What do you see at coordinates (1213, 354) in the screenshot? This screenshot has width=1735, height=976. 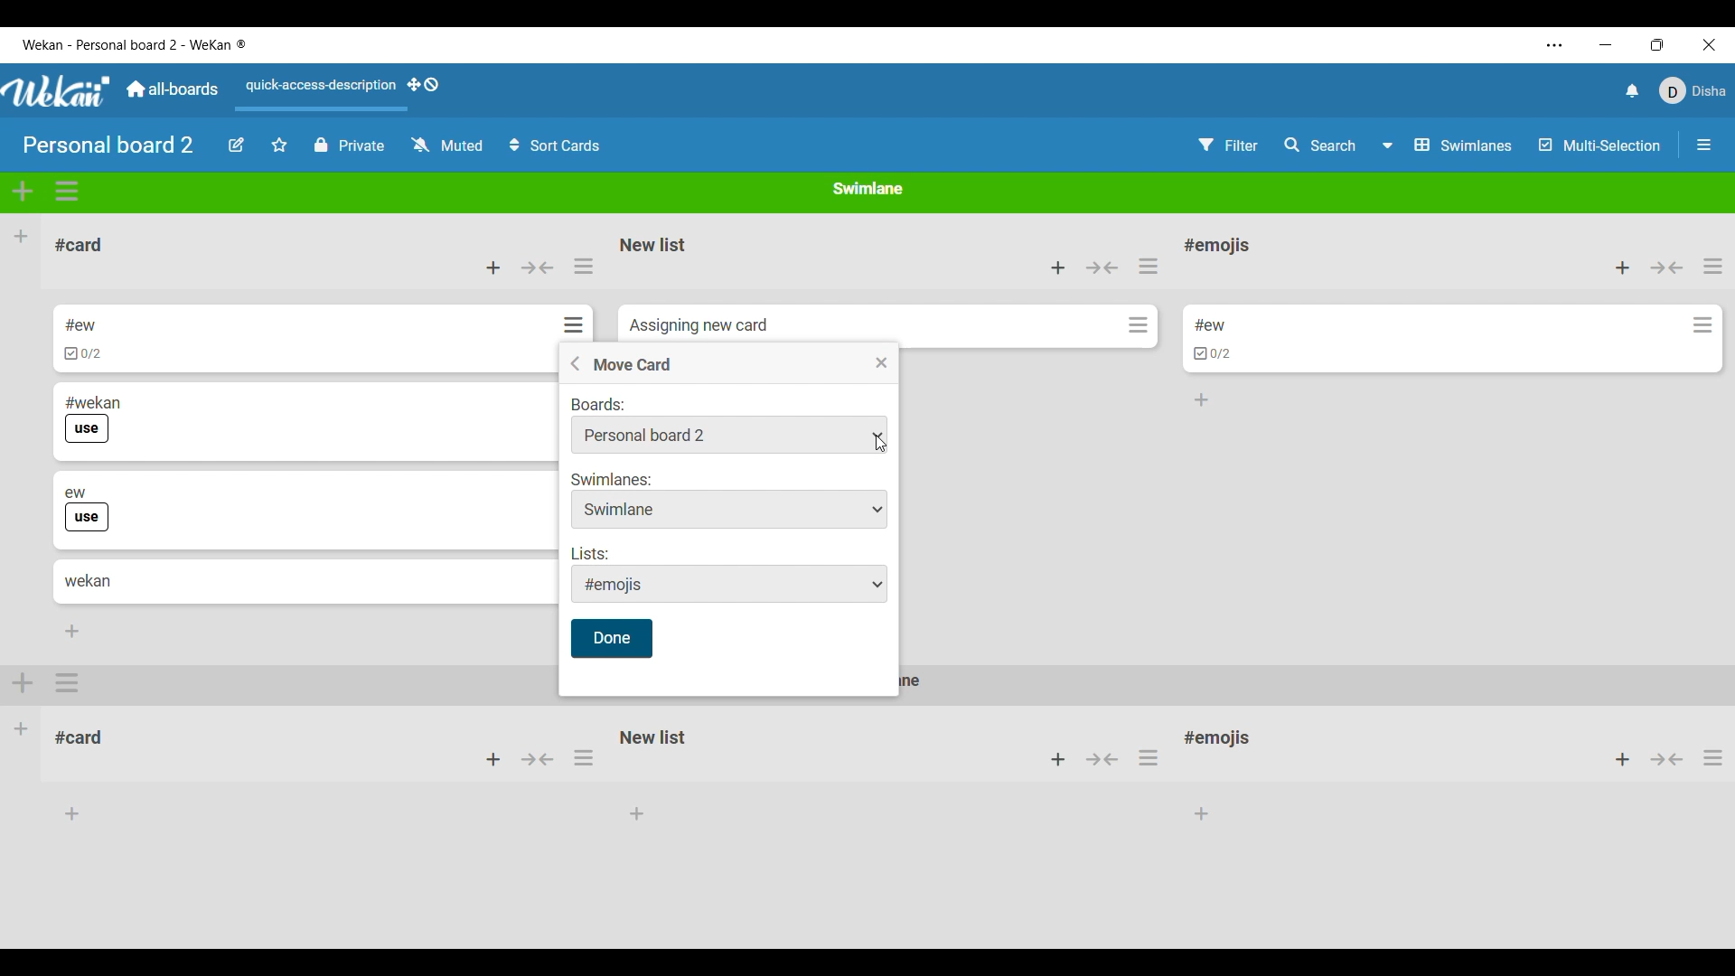 I see `Indicates card has cheklist` at bounding box center [1213, 354].